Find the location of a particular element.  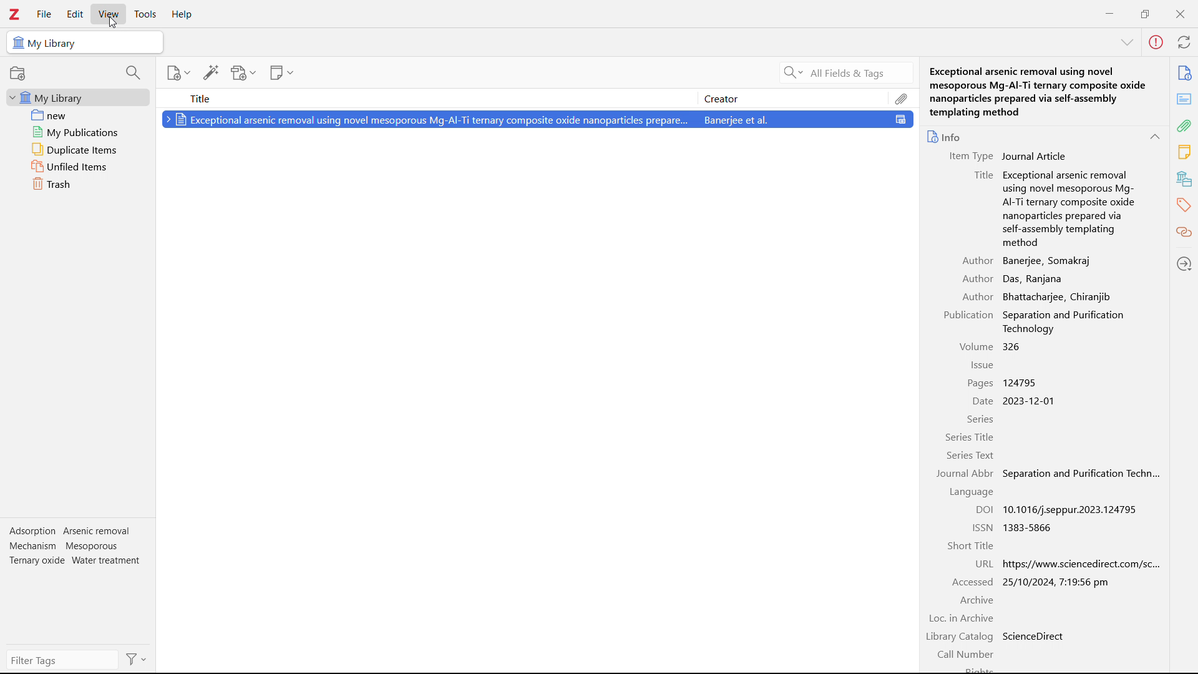

add items by identifiers is located at coordinates (211, 72).